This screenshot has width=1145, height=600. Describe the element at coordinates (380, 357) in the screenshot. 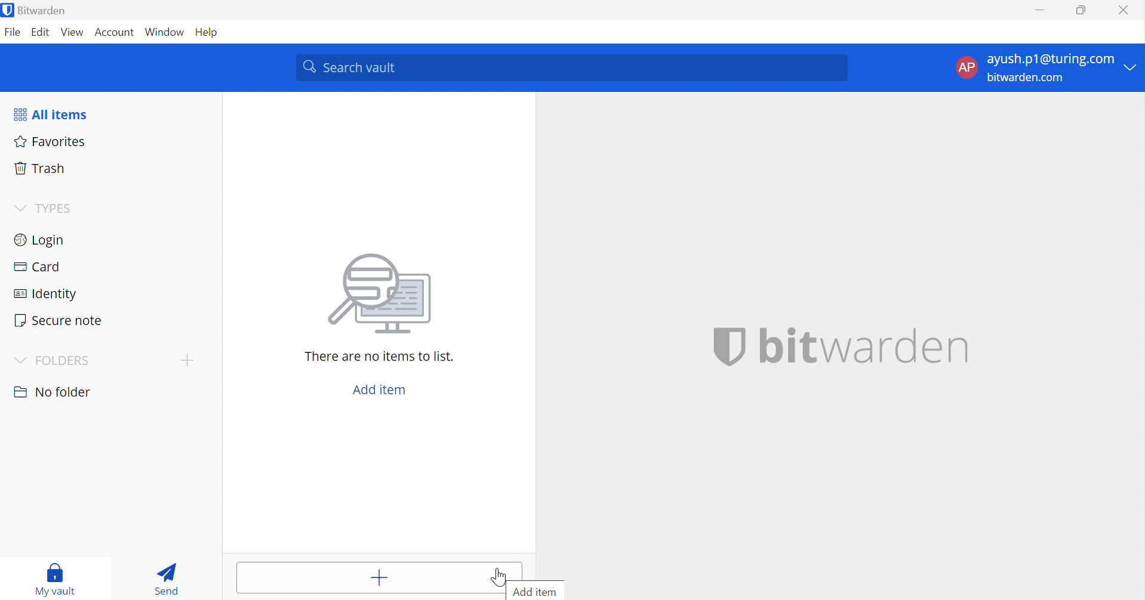

I see `There are no items to list.` at that location.